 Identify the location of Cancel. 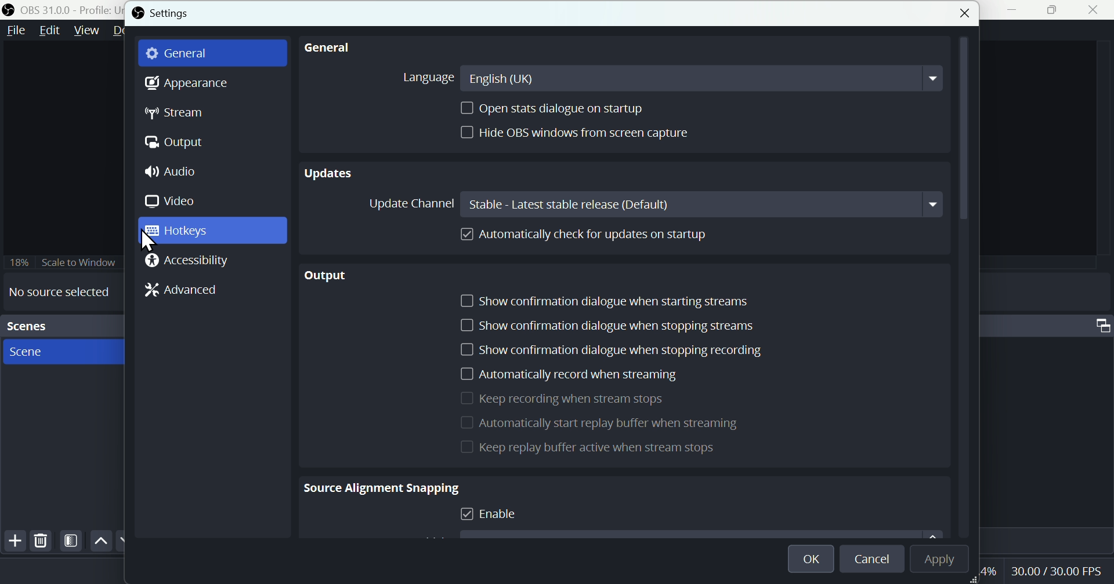
(878, 558).